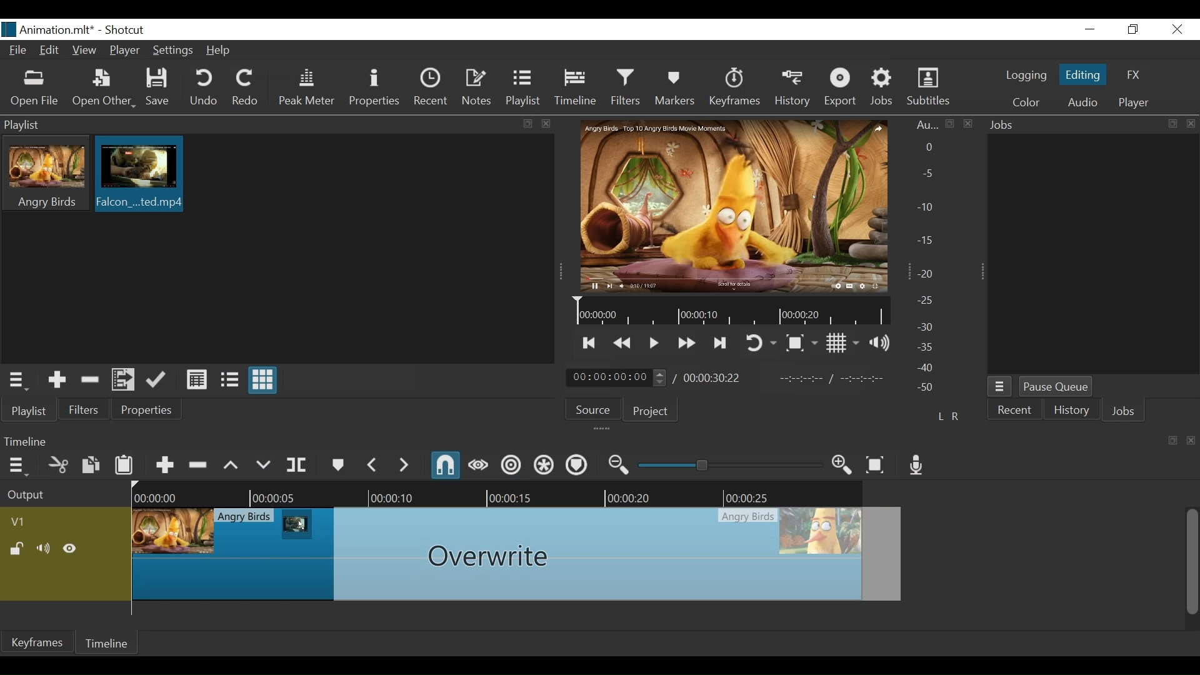 This screenshot has height=675, width=1200. I want to click on Audio, so click(1081, 102).